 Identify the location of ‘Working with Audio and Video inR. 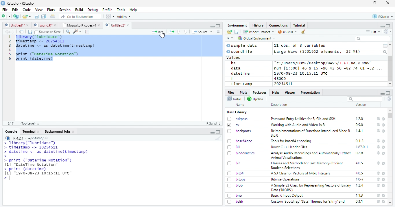
(299, 125).